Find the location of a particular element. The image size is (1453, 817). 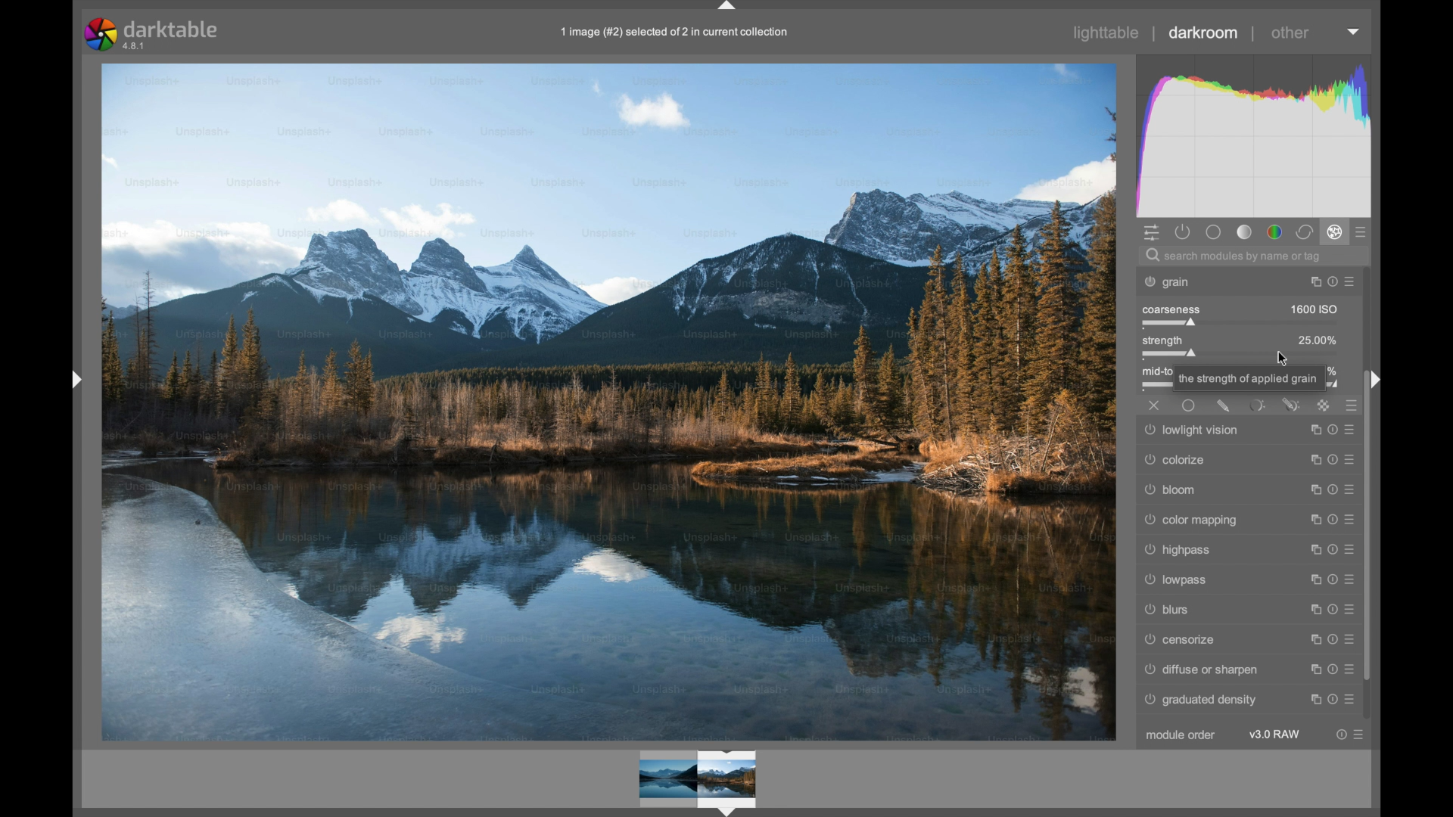

lowpass is located at coordinates (1175, 581).